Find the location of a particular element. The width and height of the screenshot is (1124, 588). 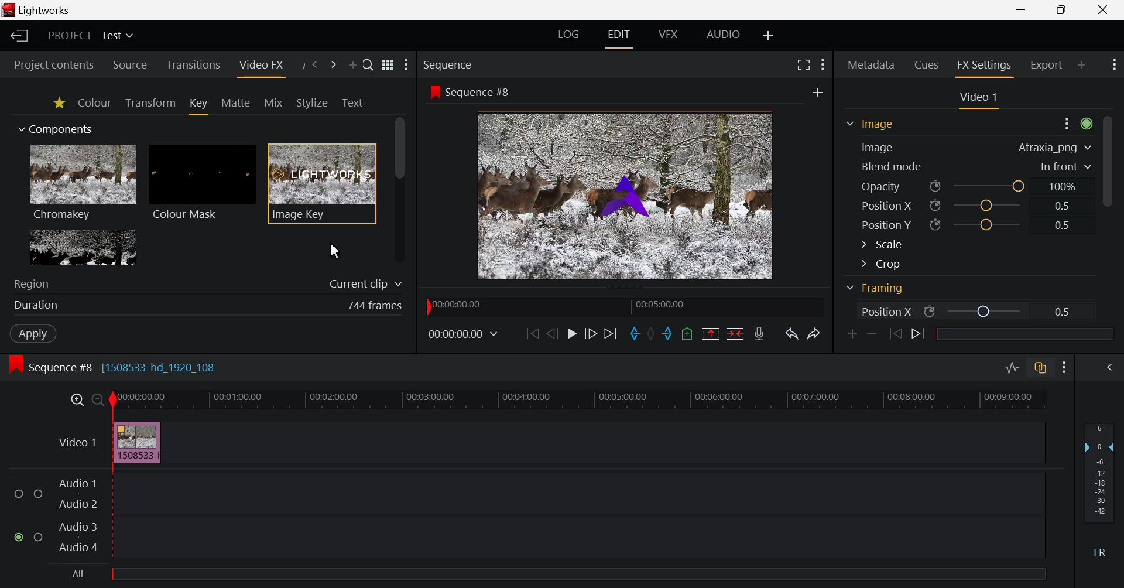

0.5 is located at coordinates (1064, 313).